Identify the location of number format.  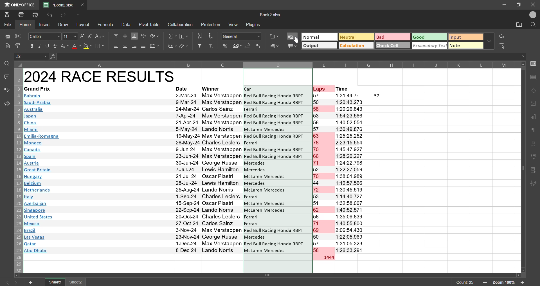
(243, 36).